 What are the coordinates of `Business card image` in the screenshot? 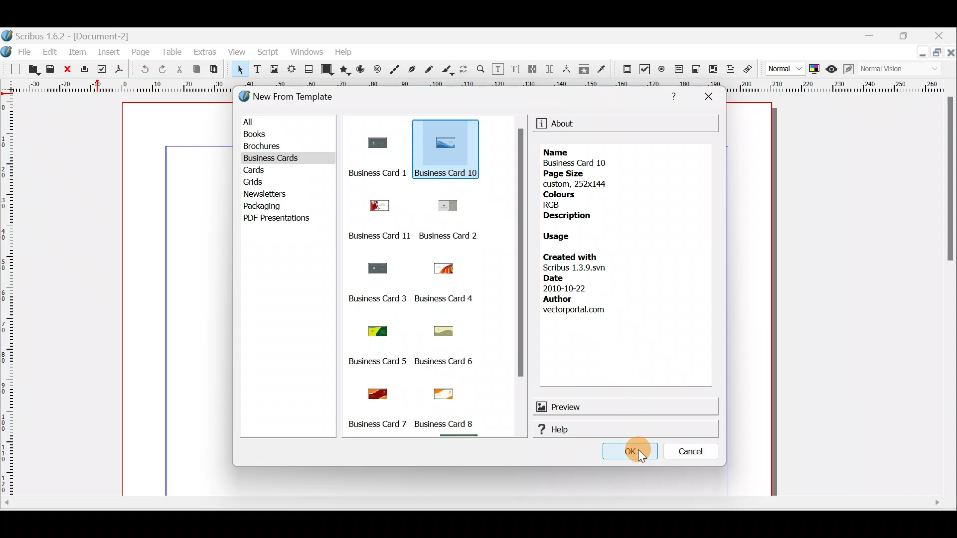 It's located at (374, 203).